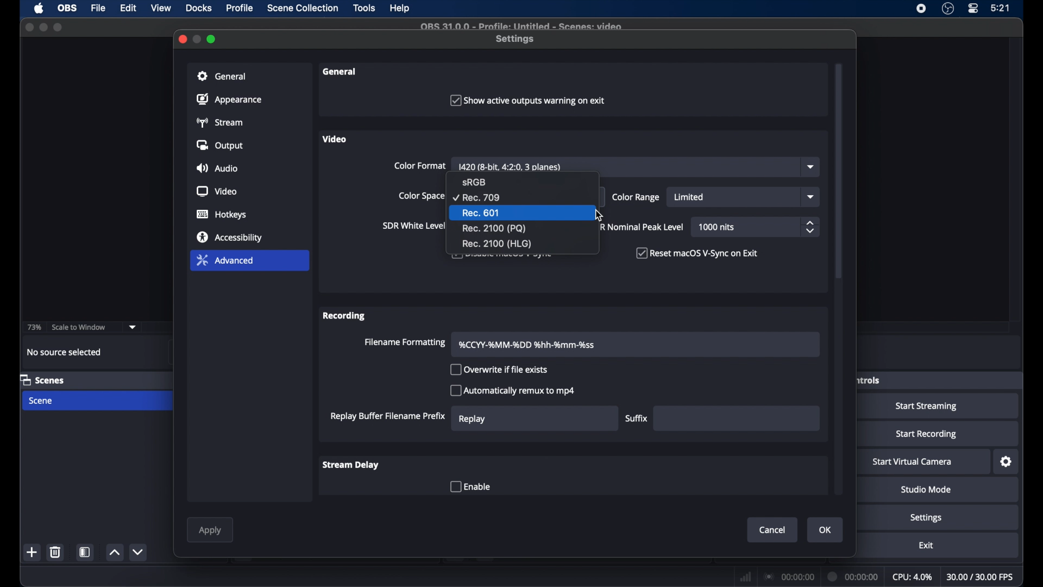  Describe the element at coordinates (922, 8) in the screenshot. I see `screen recorder` at that location.